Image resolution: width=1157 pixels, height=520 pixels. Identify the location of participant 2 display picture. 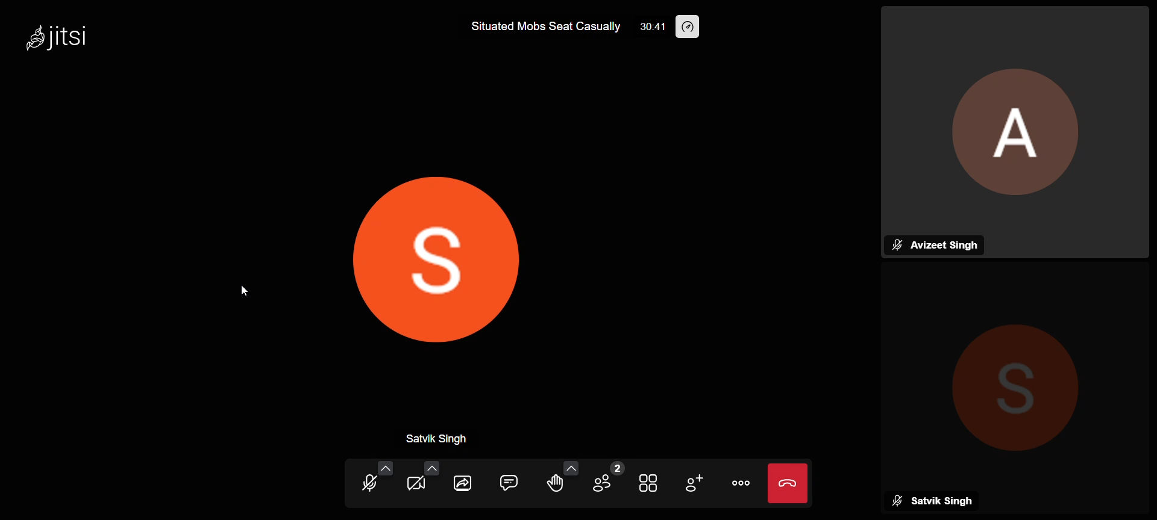
(433, 252).